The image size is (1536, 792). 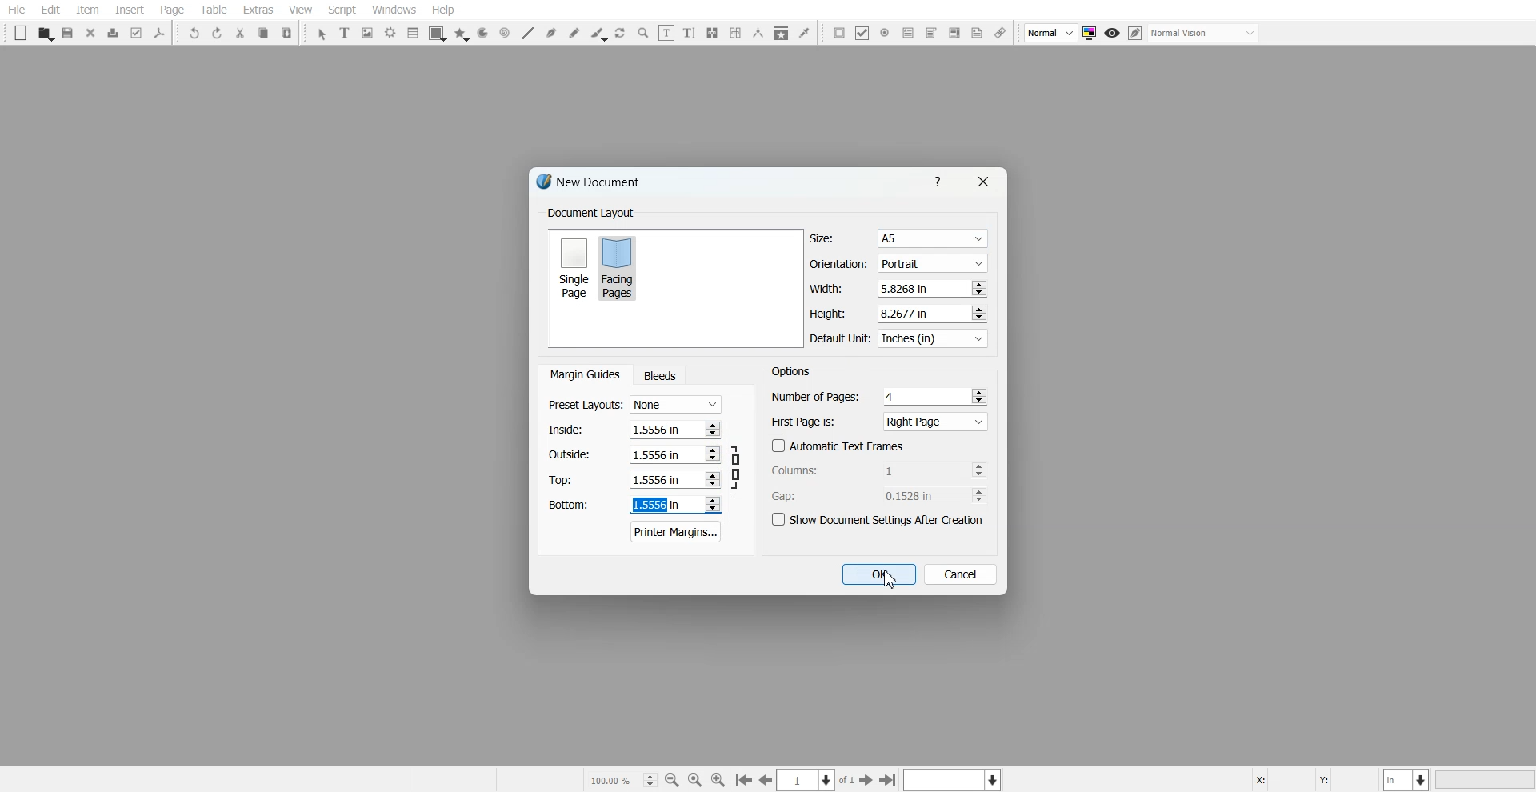 What do you see at coordinates (462, 34) in the screenshot?
I see `Polygon` at bounding box center [462, 34].